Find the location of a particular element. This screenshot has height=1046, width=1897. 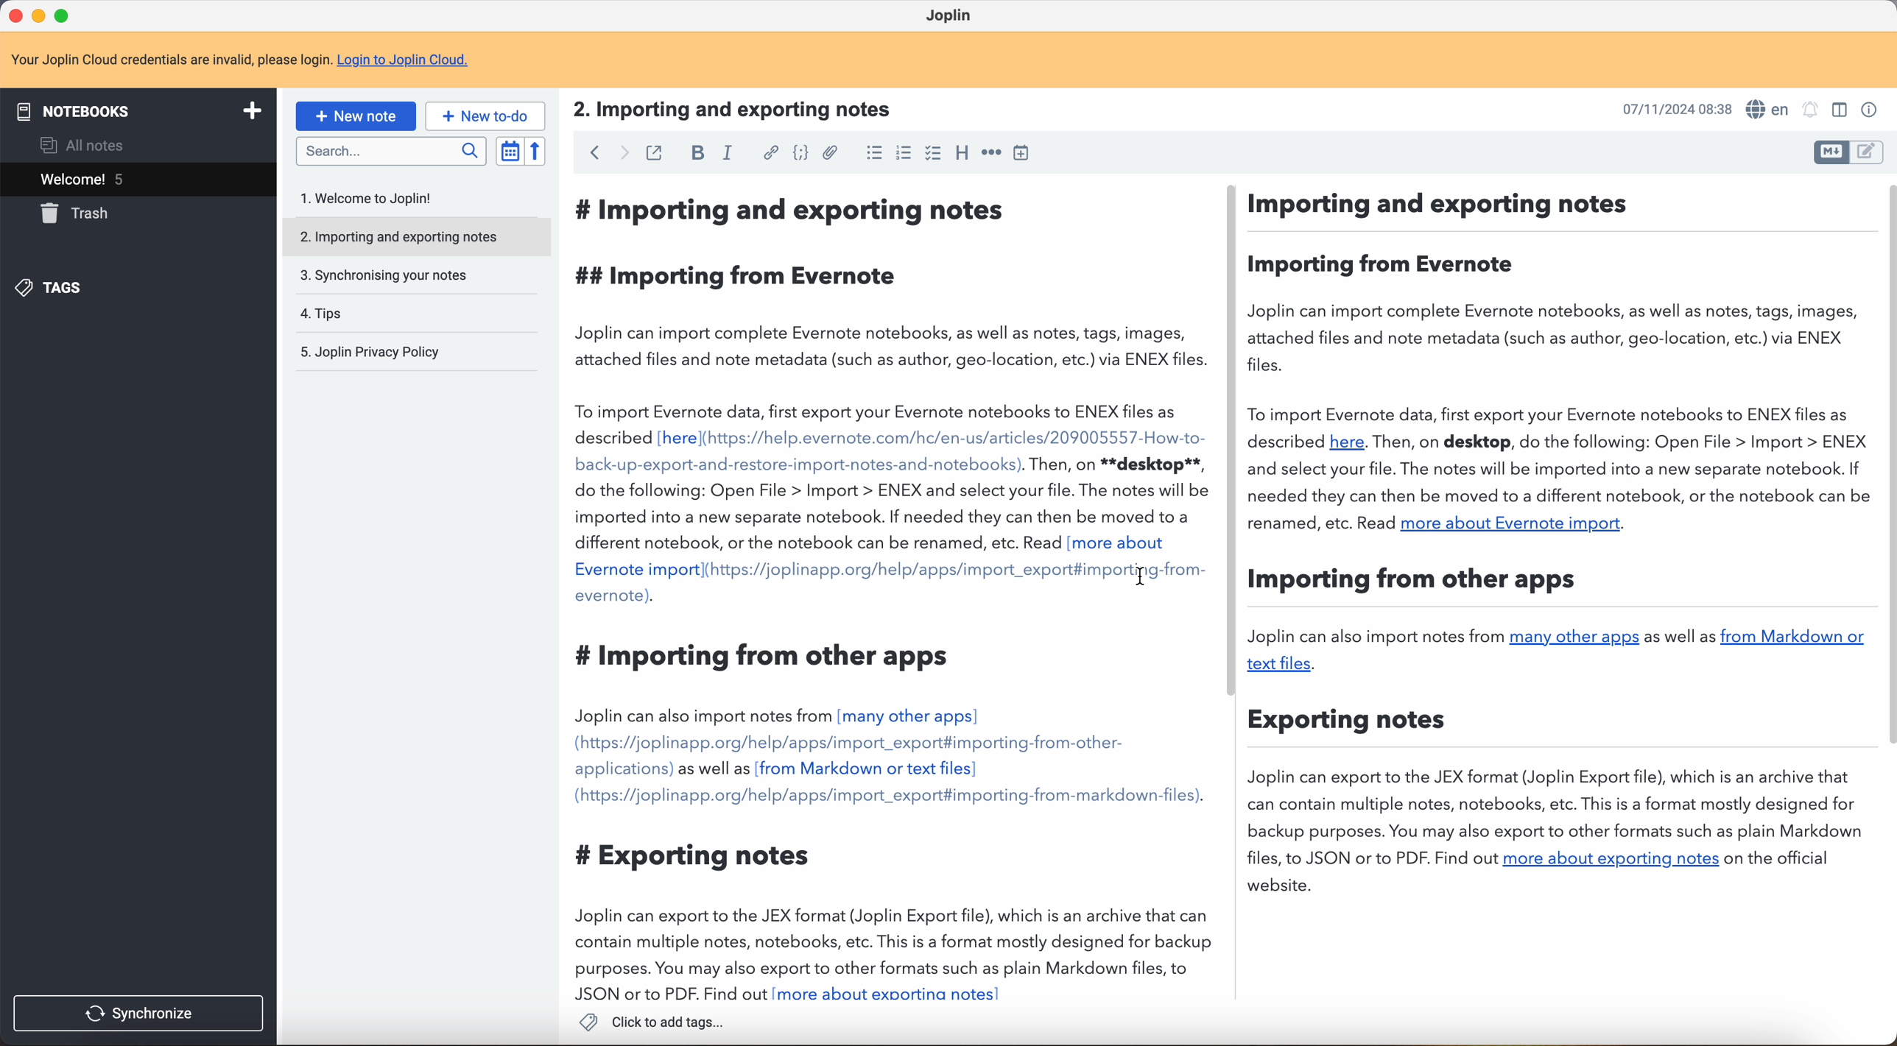

insert time is located at coordinates (1025, 155).